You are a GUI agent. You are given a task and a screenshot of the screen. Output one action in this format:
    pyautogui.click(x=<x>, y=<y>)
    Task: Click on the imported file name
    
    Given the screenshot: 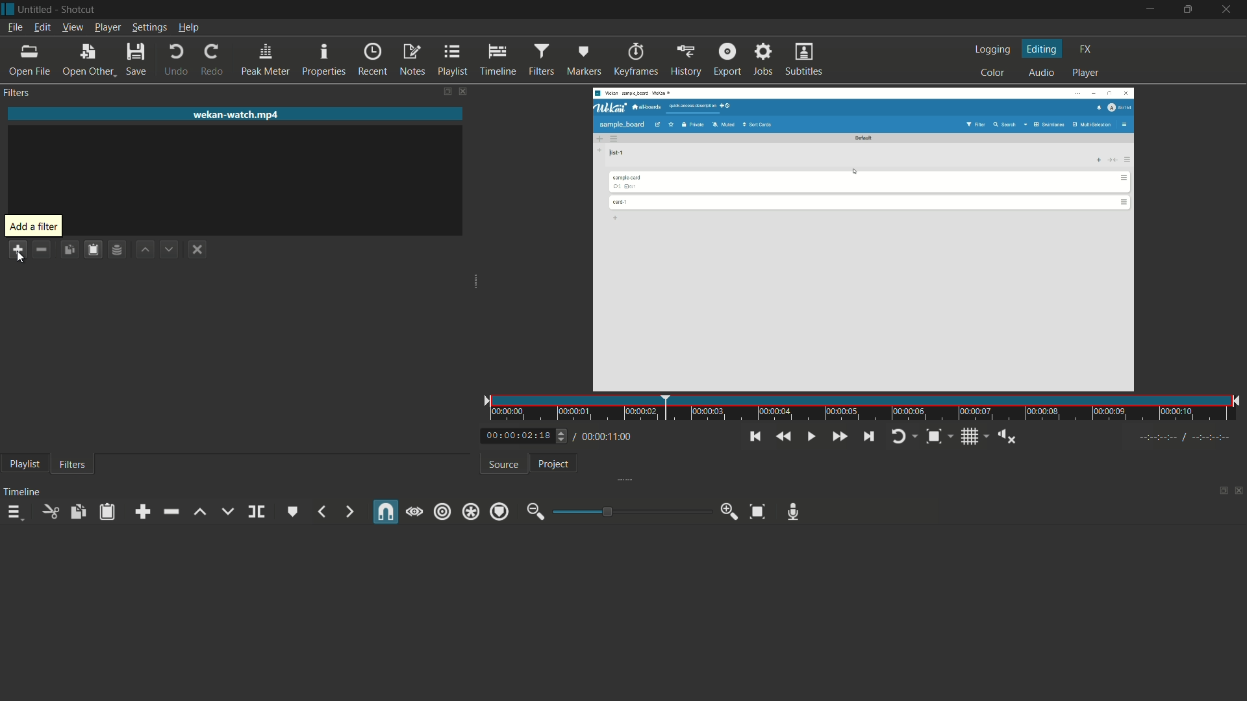 What is the action you would take?
    pyautogui.click(x=235, y=115)
    